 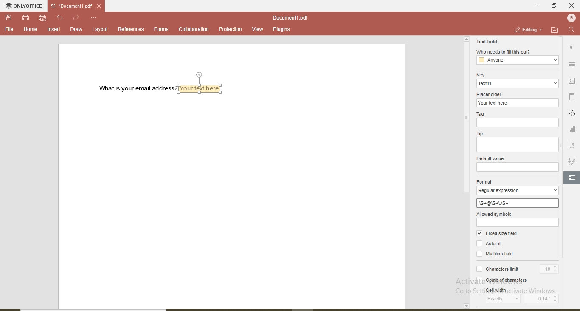 What do you see at coordinates (572, 65) in the screenshot?
I see `table` at bounding box center [572, 65].